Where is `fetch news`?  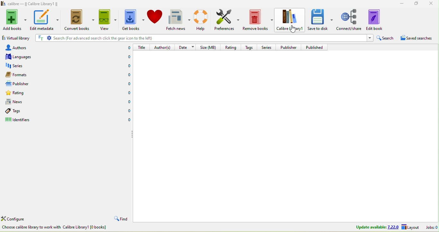 fetch news is located at coordinates (179, 20).